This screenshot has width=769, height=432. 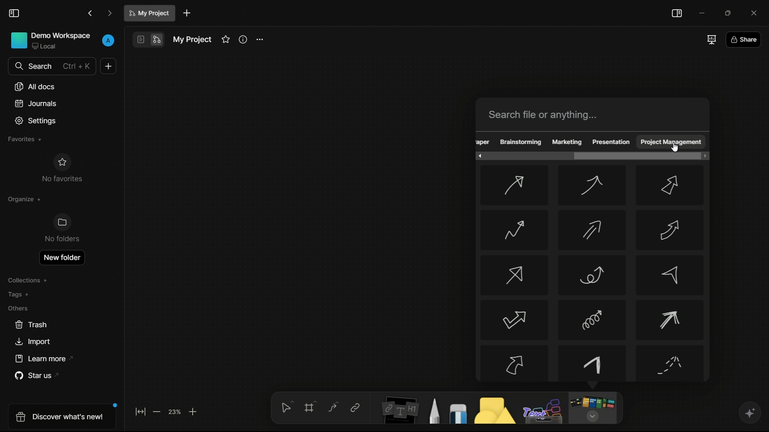 What do you see at coordinates (109, 39) in the screenshot?
I see `profile icon` at bounding box center [109, 39].